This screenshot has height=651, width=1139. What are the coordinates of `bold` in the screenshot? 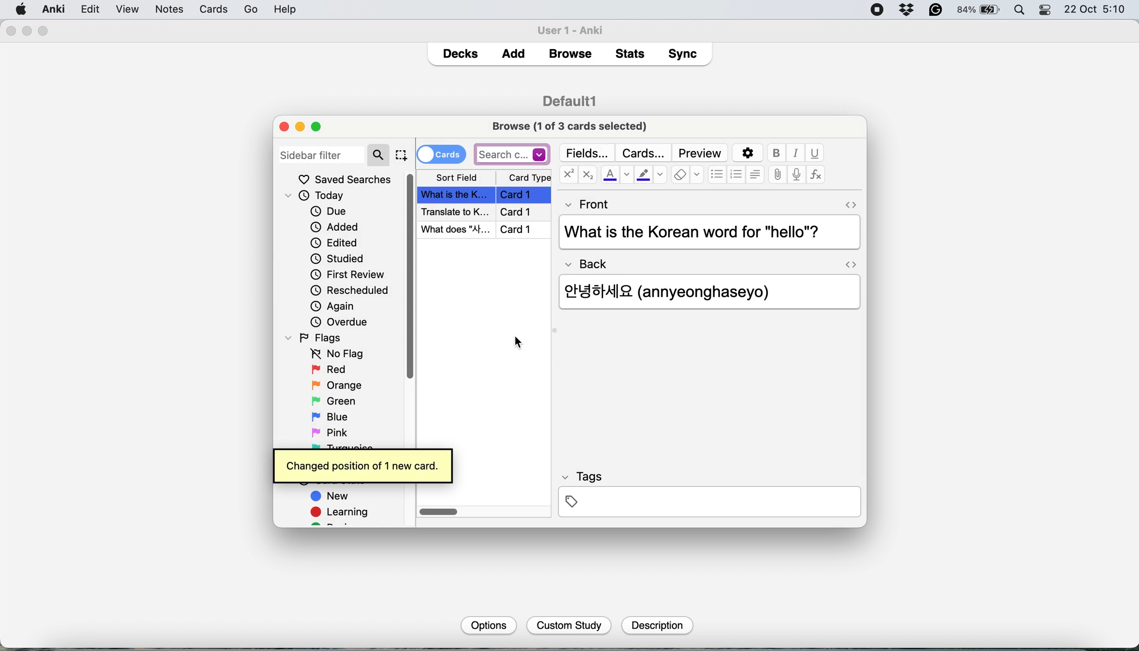 It's located at (778, 153).